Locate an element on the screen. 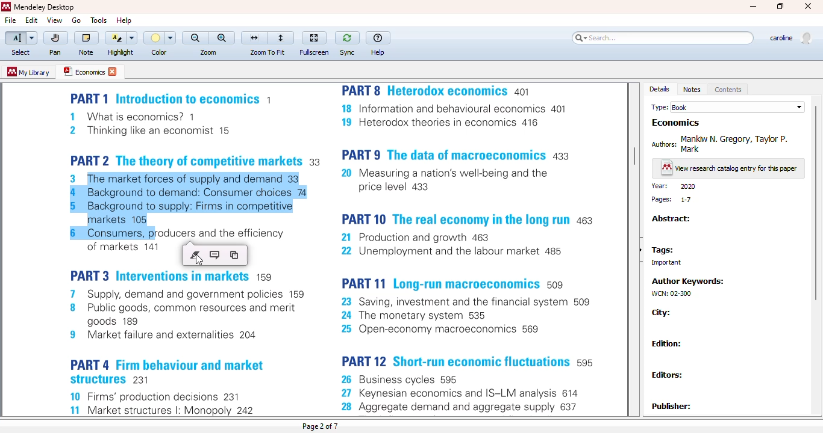  copy the selected text to the clipboard is located at coordinates (234, 254).